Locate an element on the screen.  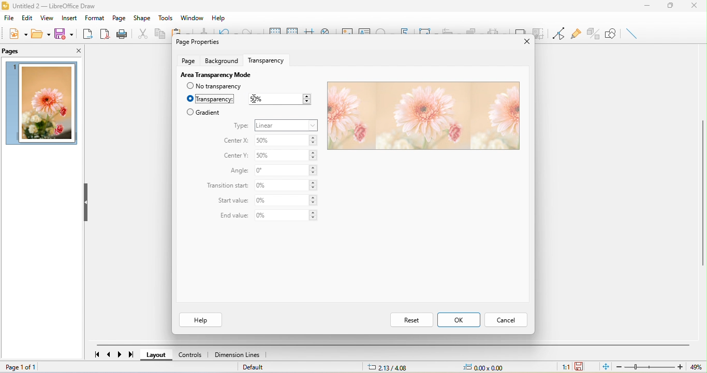
close is located at coordinates (697, 7).